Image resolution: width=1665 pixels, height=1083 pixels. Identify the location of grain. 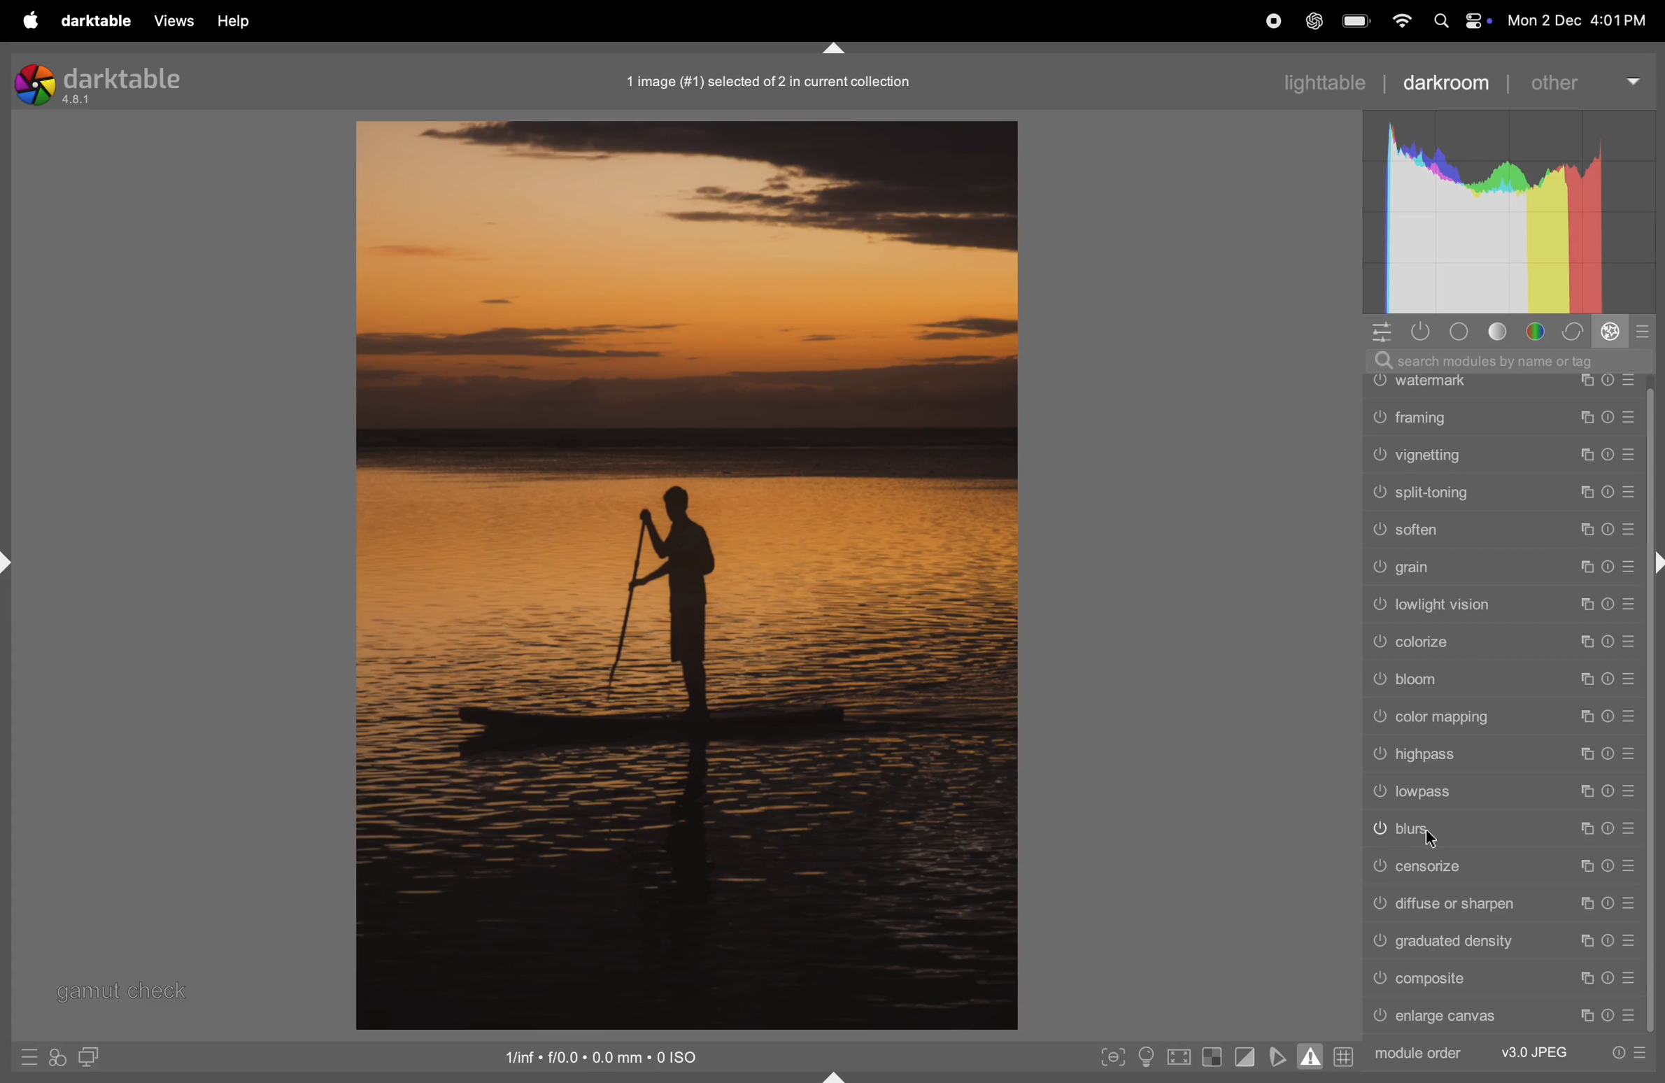
(1502, 568).